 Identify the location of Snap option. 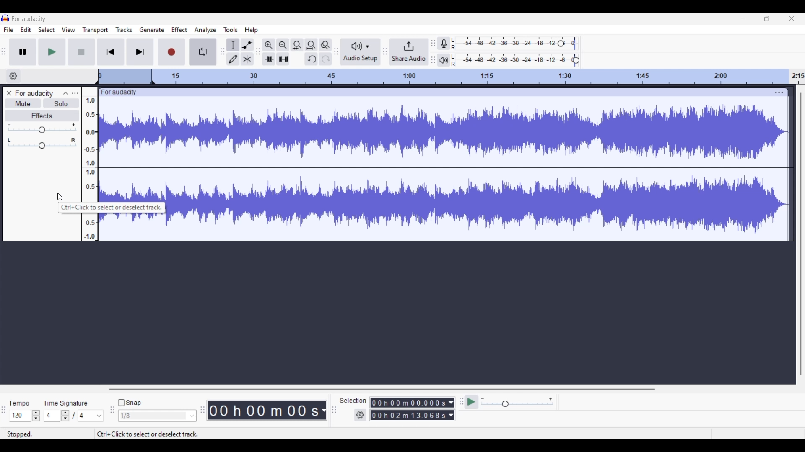
(192, 416).